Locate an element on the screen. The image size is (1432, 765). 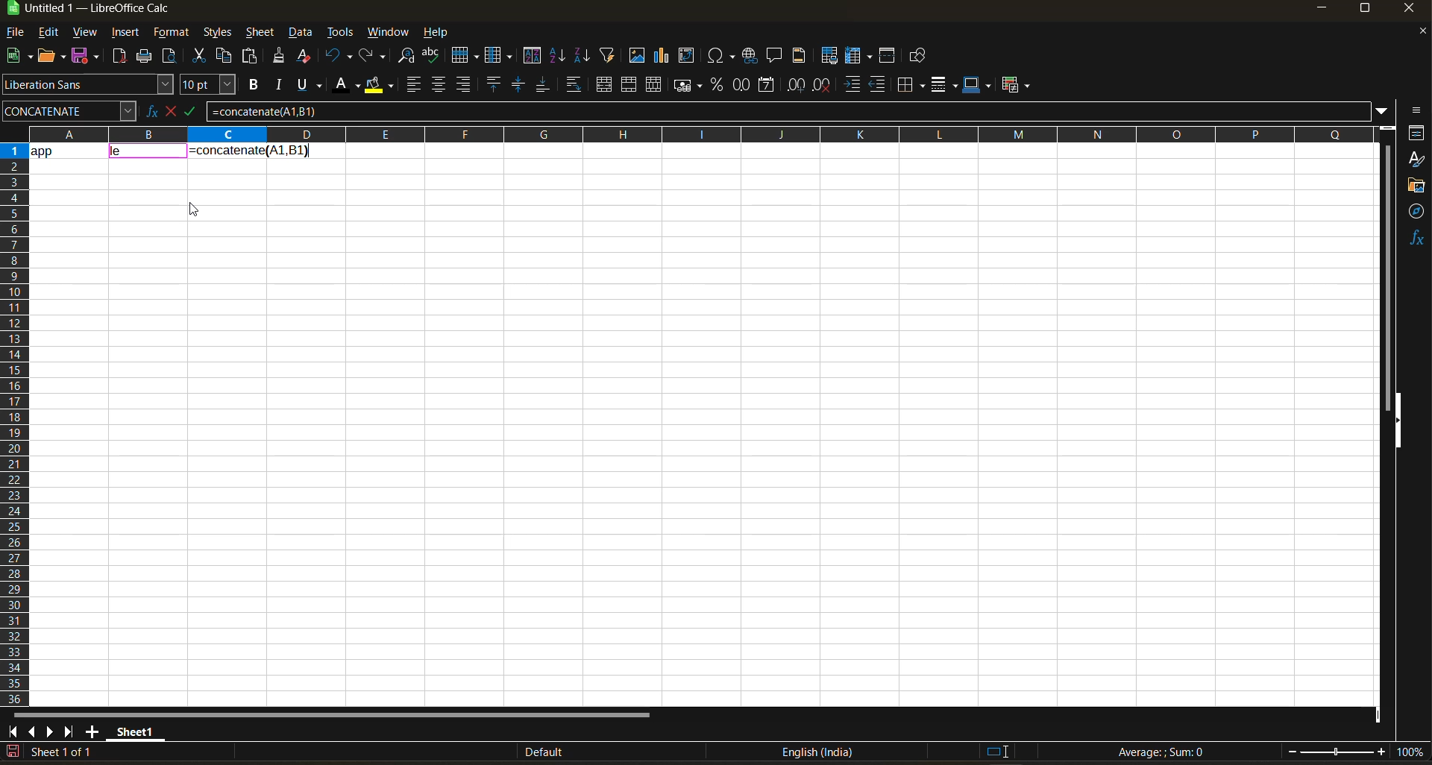
properties is located at coordinates (1417, 133).